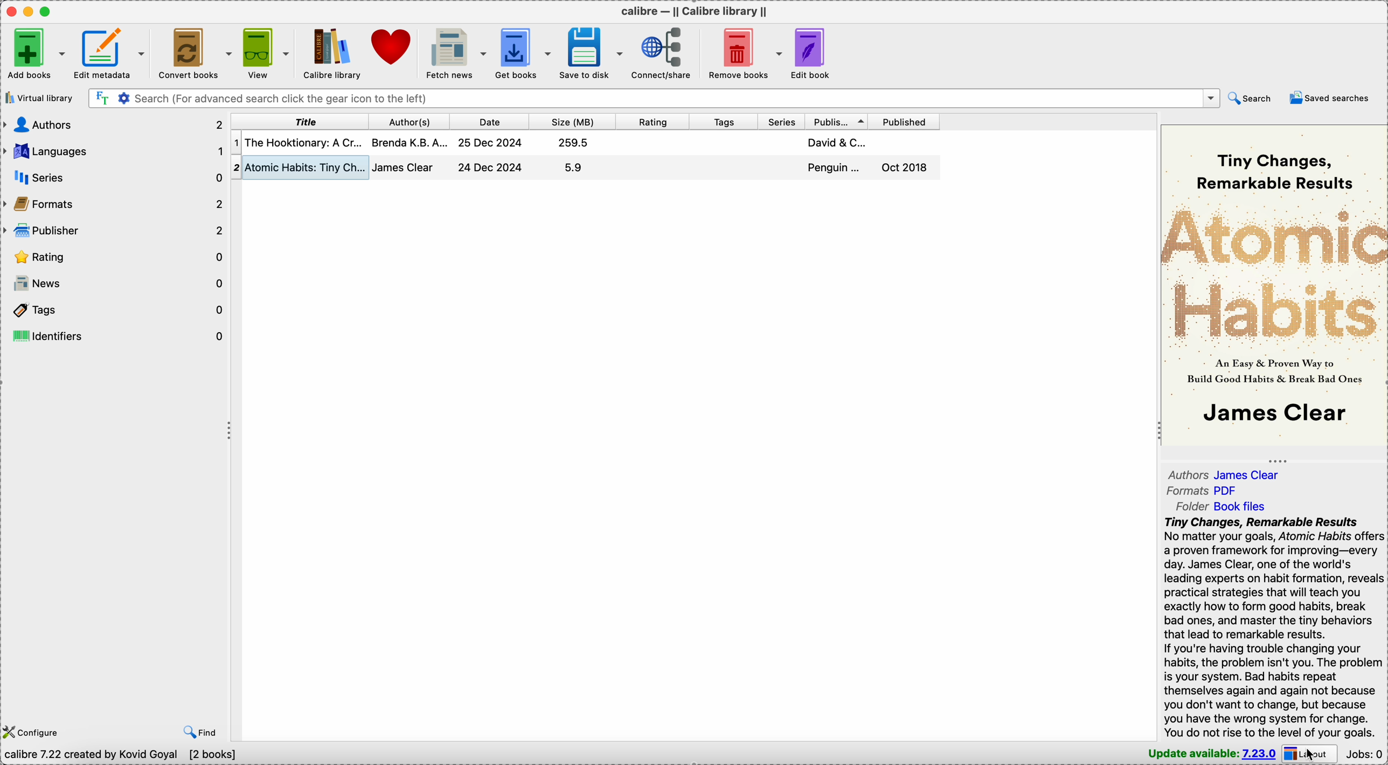 The height and width of the screenshot is (765, 1388). Describe the element at coordinates (236, 143) in the screenshot. I see `1` at that location.